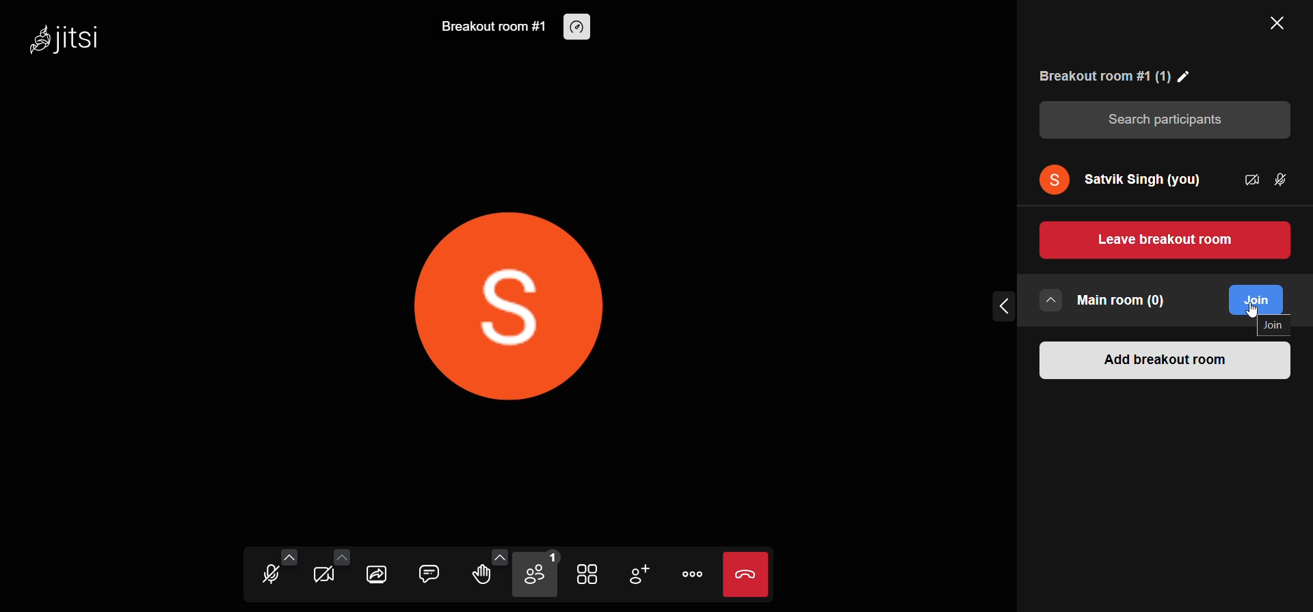  I want to click on more emoji, so click(500, 555).